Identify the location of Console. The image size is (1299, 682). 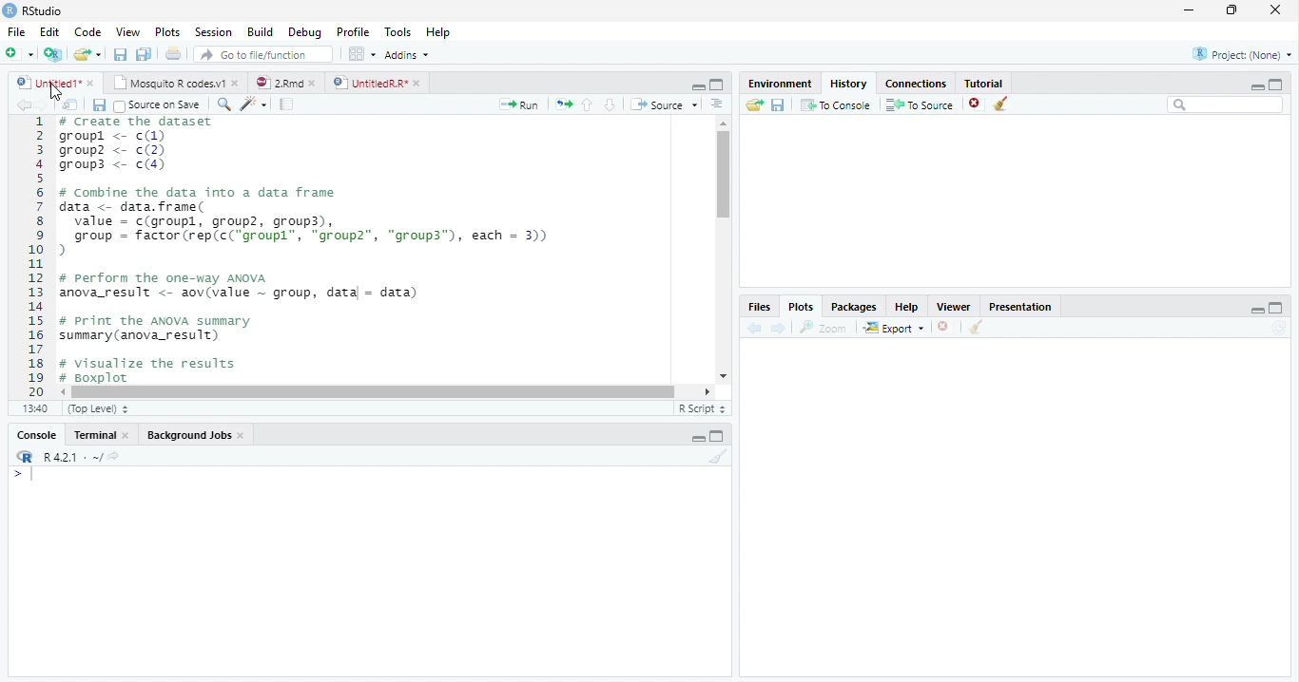
(36, 437).